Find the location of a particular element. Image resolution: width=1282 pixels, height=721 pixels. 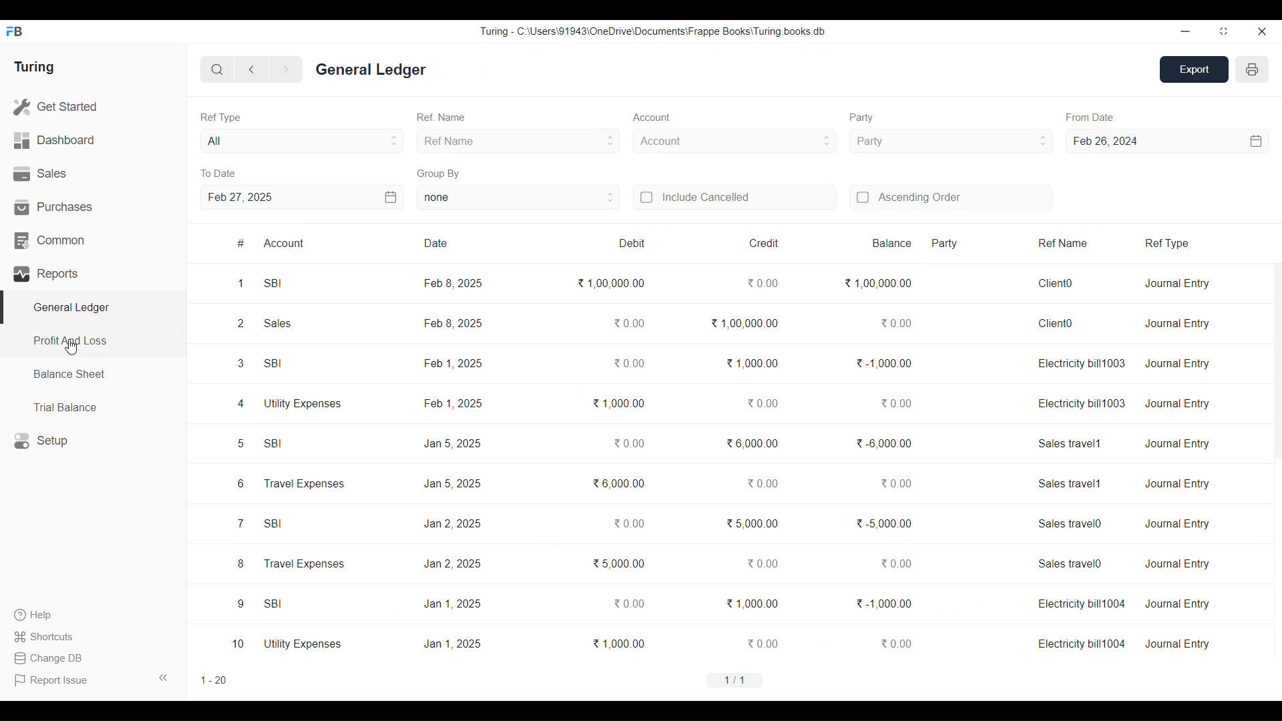

Electricity bill1004 is located at coordinates (1080, 604).